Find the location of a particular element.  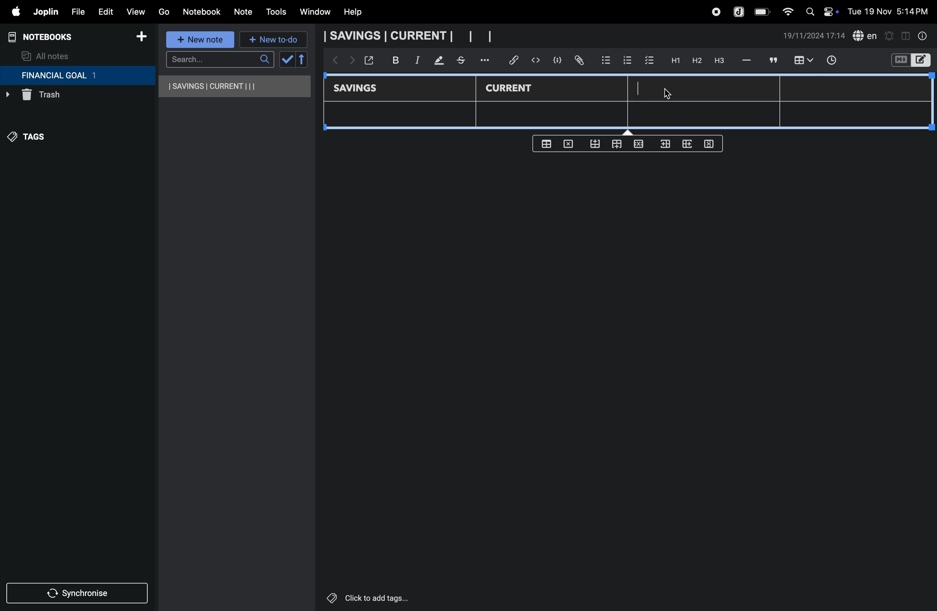

switch editor is located at coordinates (910, 60).